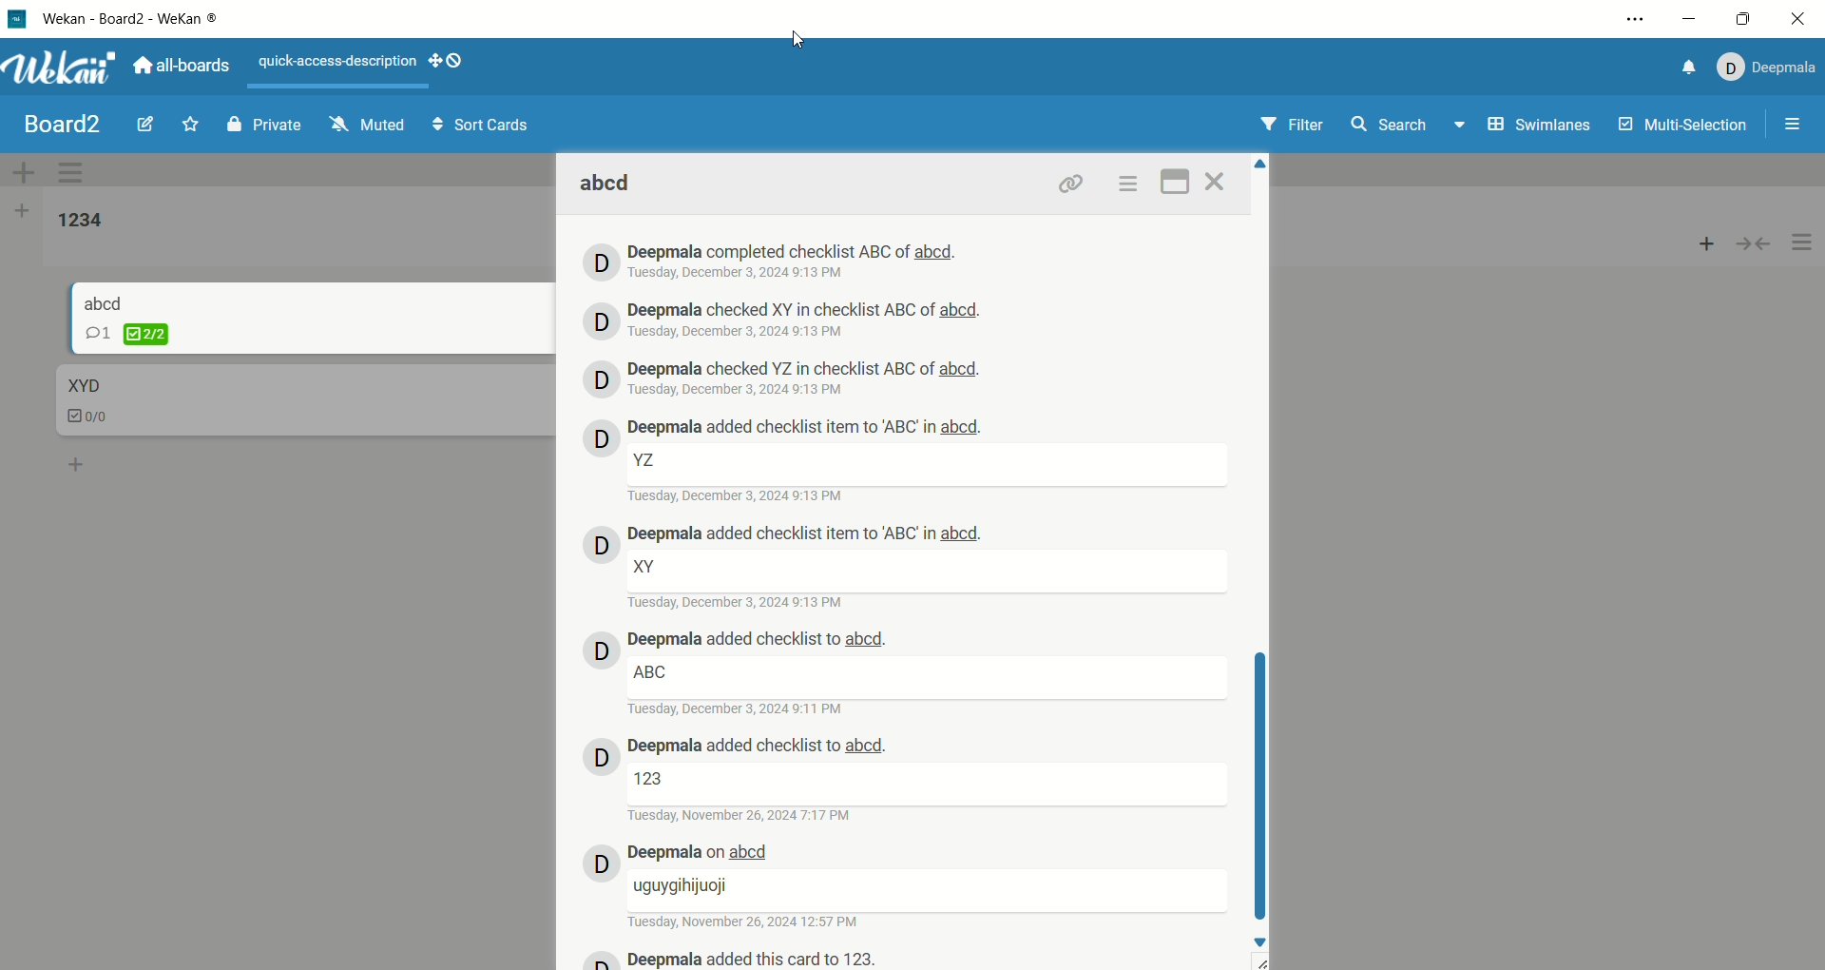 This screenshot has height=970, width=1825. Describe the element at coordinates (78, 461) in the screenshot. I see `add` at that location.